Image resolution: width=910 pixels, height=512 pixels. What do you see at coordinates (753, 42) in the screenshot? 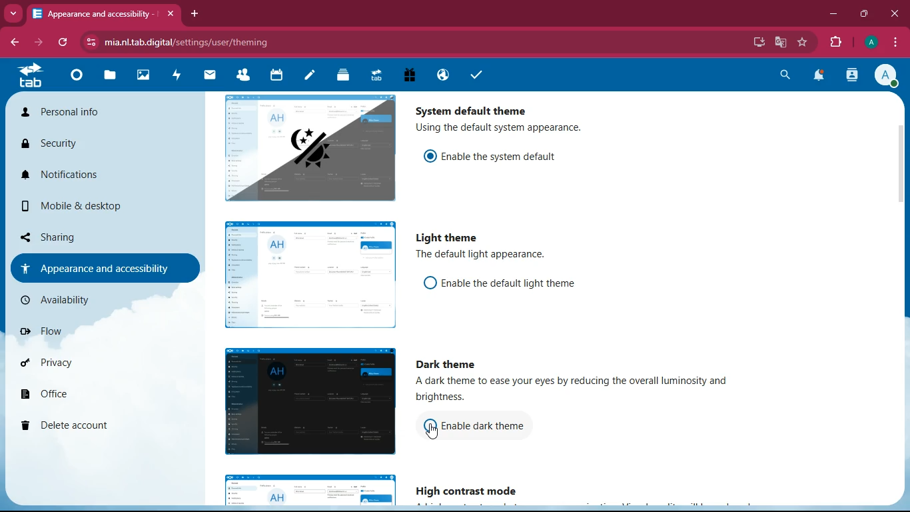
I see `desktop` at bounding box center [753, 42].